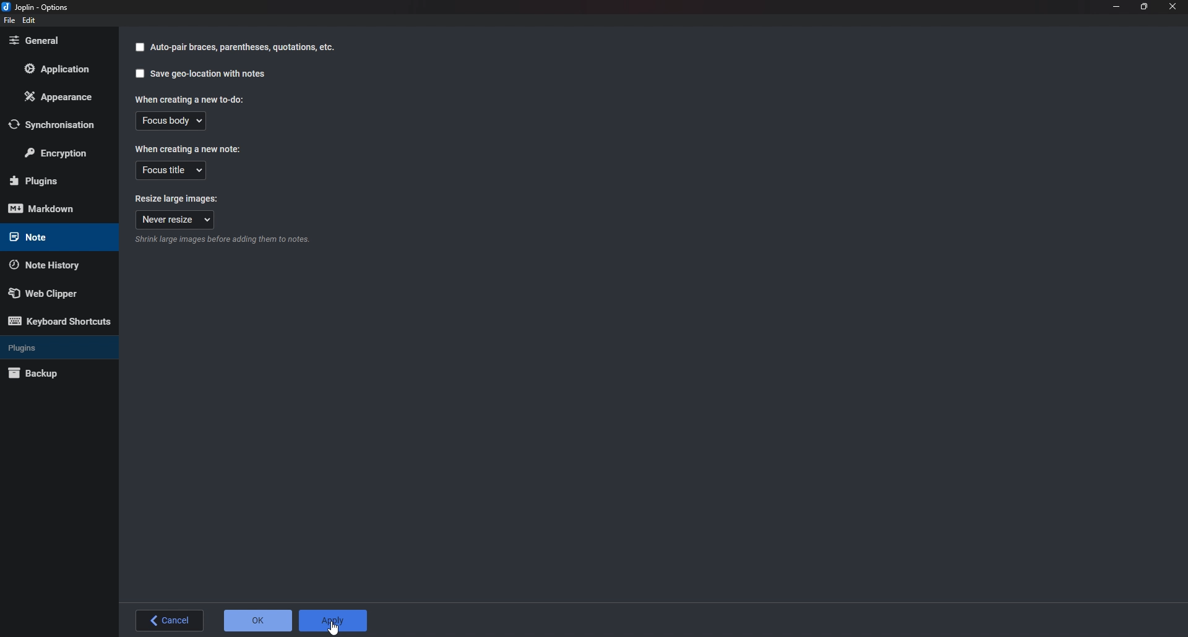 This screenshot has width=1188, height=637. Describe the element at coordinates (174, 220) in the screenshot. I see `Never resize` at that location.